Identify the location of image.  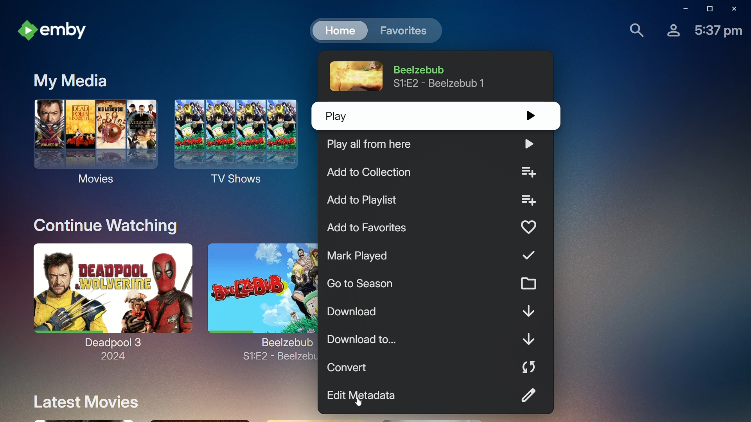
(354, 76).